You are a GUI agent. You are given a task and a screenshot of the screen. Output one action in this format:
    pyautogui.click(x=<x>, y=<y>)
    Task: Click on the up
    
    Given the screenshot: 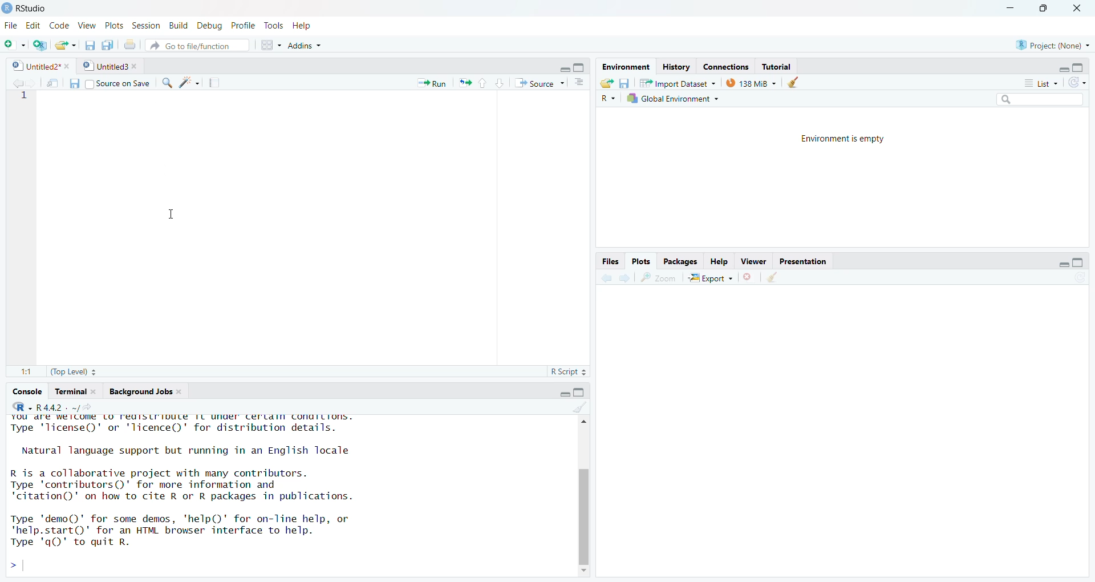 What is the action you would take?
    pyautogui.click(x=484, y=83)
    